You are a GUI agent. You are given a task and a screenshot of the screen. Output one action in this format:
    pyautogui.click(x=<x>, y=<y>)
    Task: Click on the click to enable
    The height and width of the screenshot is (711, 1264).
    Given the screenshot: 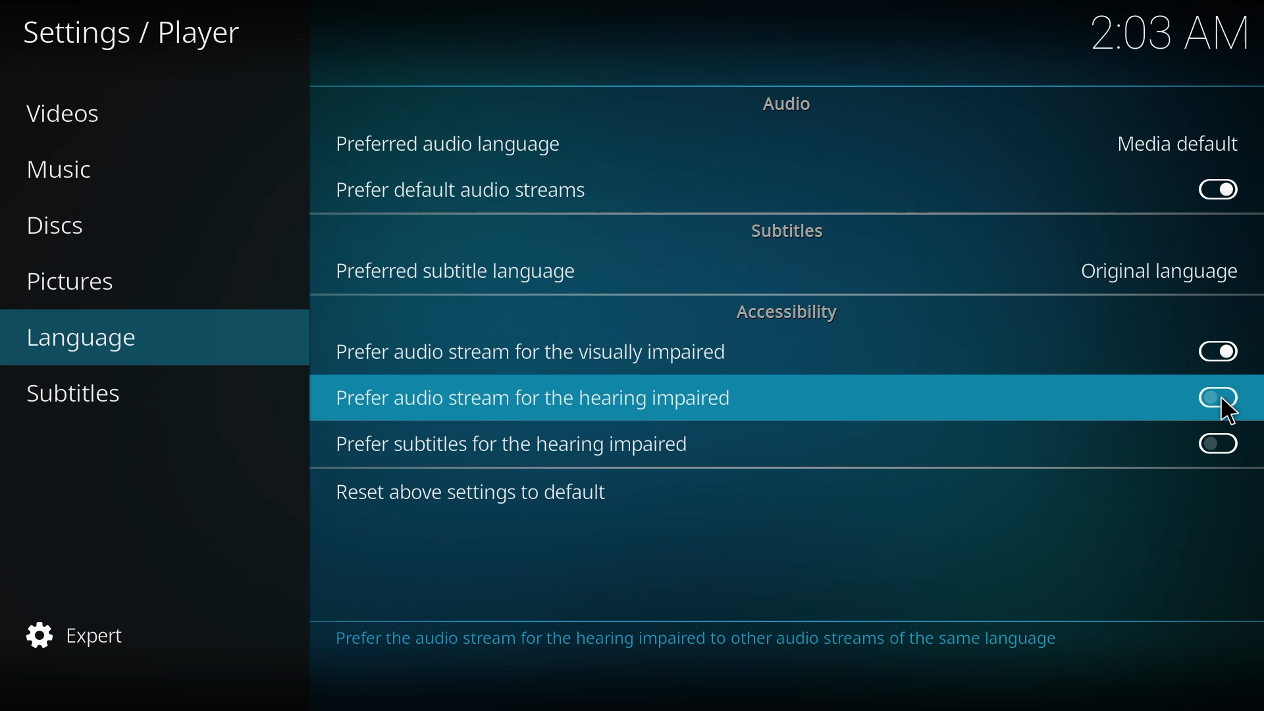 What is the action you would take?
    pyautogui.click(x=1218, y=397)
    